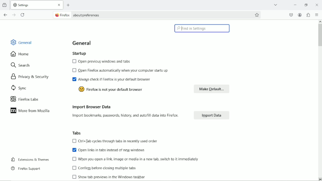 This screenshot has height=181, width=322. Describe the element at coordinates (30, 112) in the screenshot. I see `More from mozilla` at that location.